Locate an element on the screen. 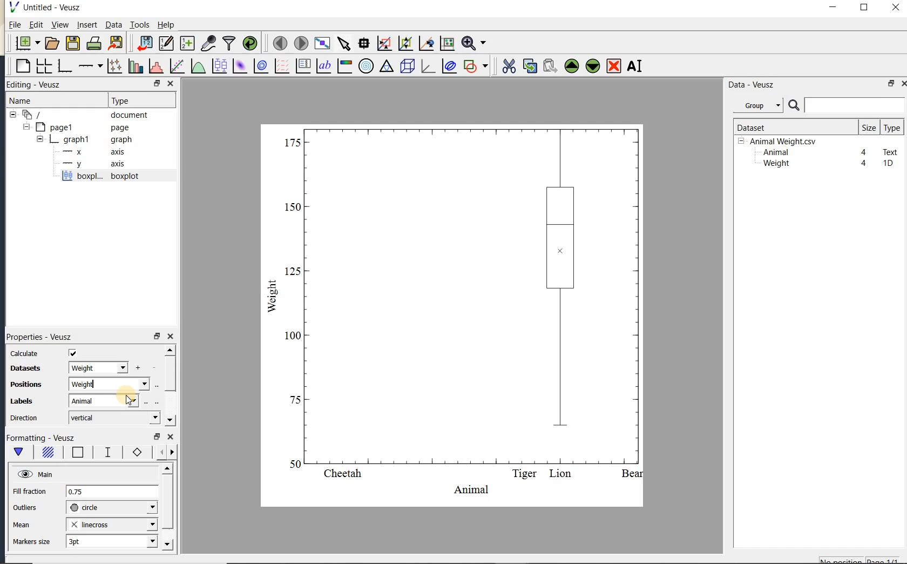 This screenshot has width=907, height=564. new document is located at coordinates (25, 43).